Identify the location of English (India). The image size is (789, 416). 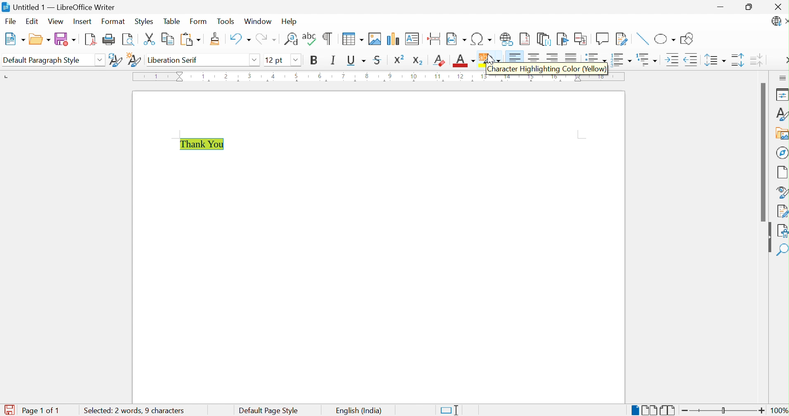
(358, 410).